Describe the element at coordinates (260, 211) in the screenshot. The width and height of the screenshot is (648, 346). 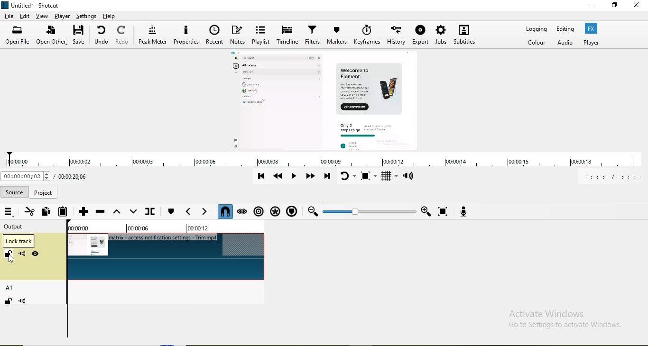
I see `Ripple` at that location.